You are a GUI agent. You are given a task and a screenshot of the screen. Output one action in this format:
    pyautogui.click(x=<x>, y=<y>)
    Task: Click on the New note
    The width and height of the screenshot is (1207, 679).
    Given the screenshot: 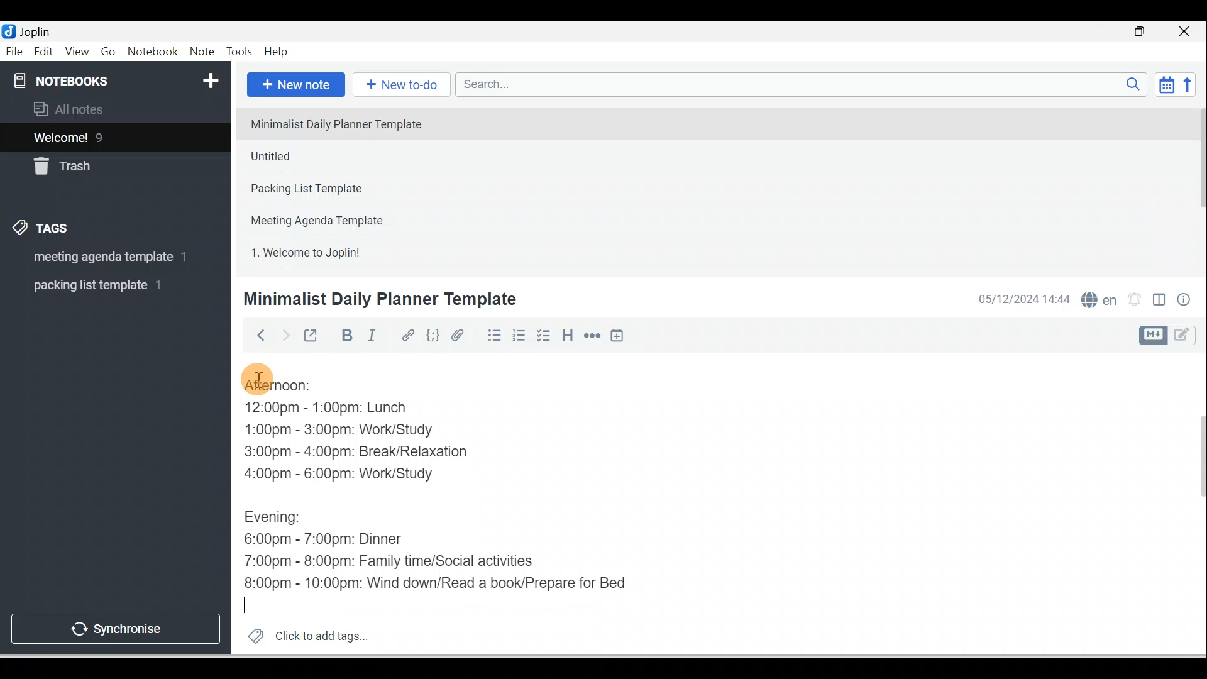 What is the action you would take?
    pyautogui.click(x=294, y=86)
    